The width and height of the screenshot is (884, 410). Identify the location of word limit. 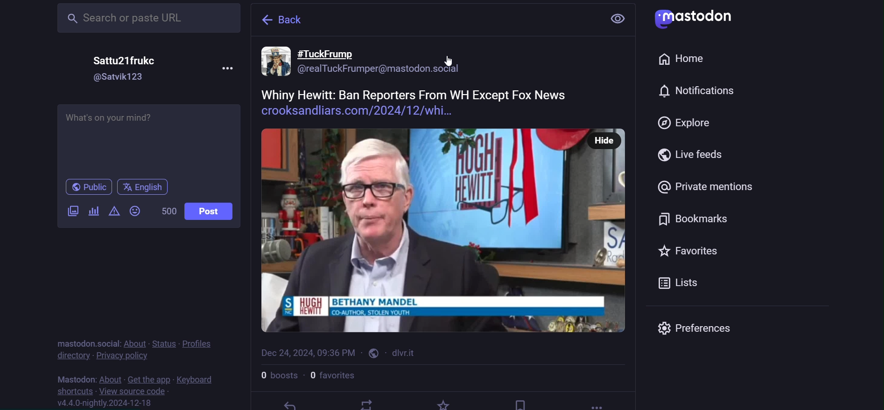
(169, 211).